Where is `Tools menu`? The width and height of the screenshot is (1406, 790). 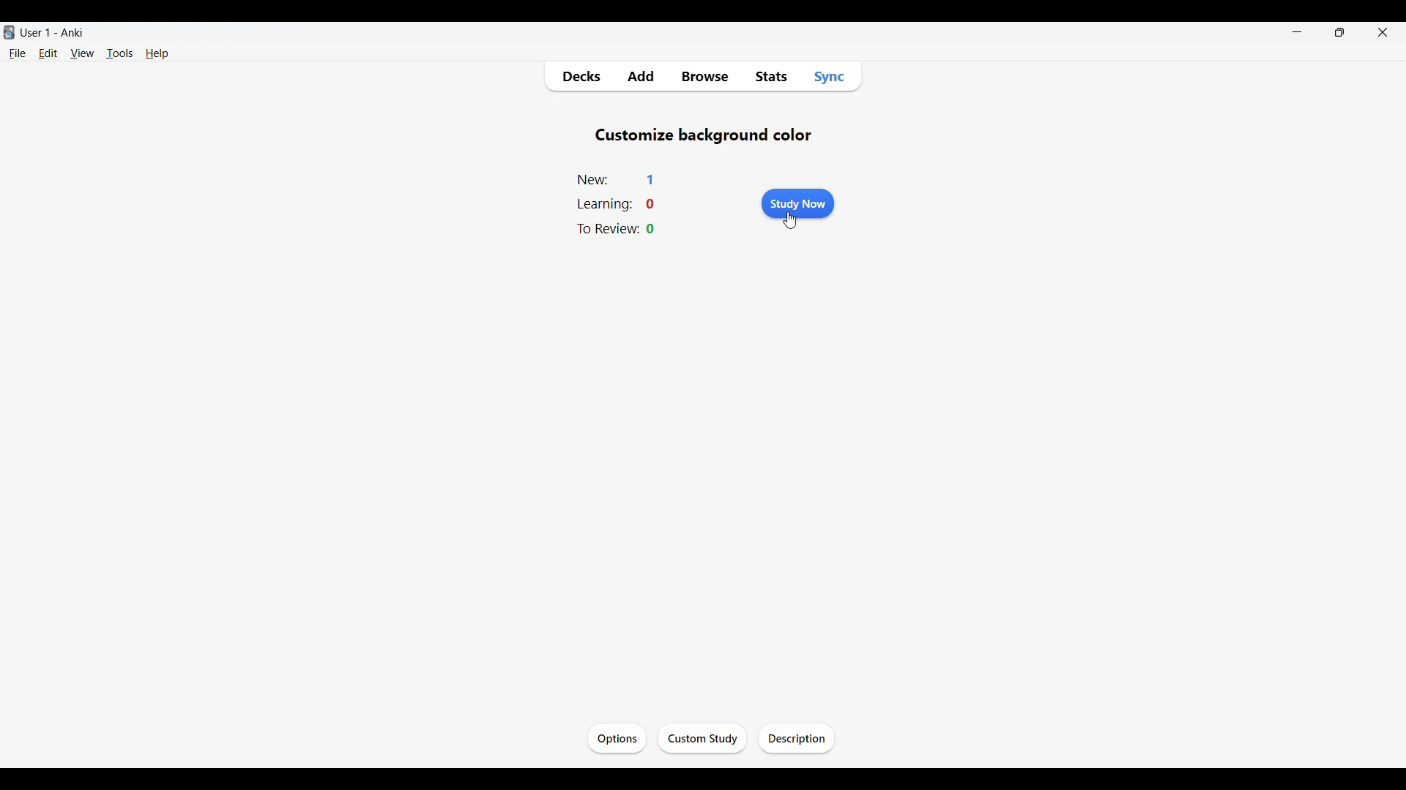 Tools menu is located at coordinates (120, 53).